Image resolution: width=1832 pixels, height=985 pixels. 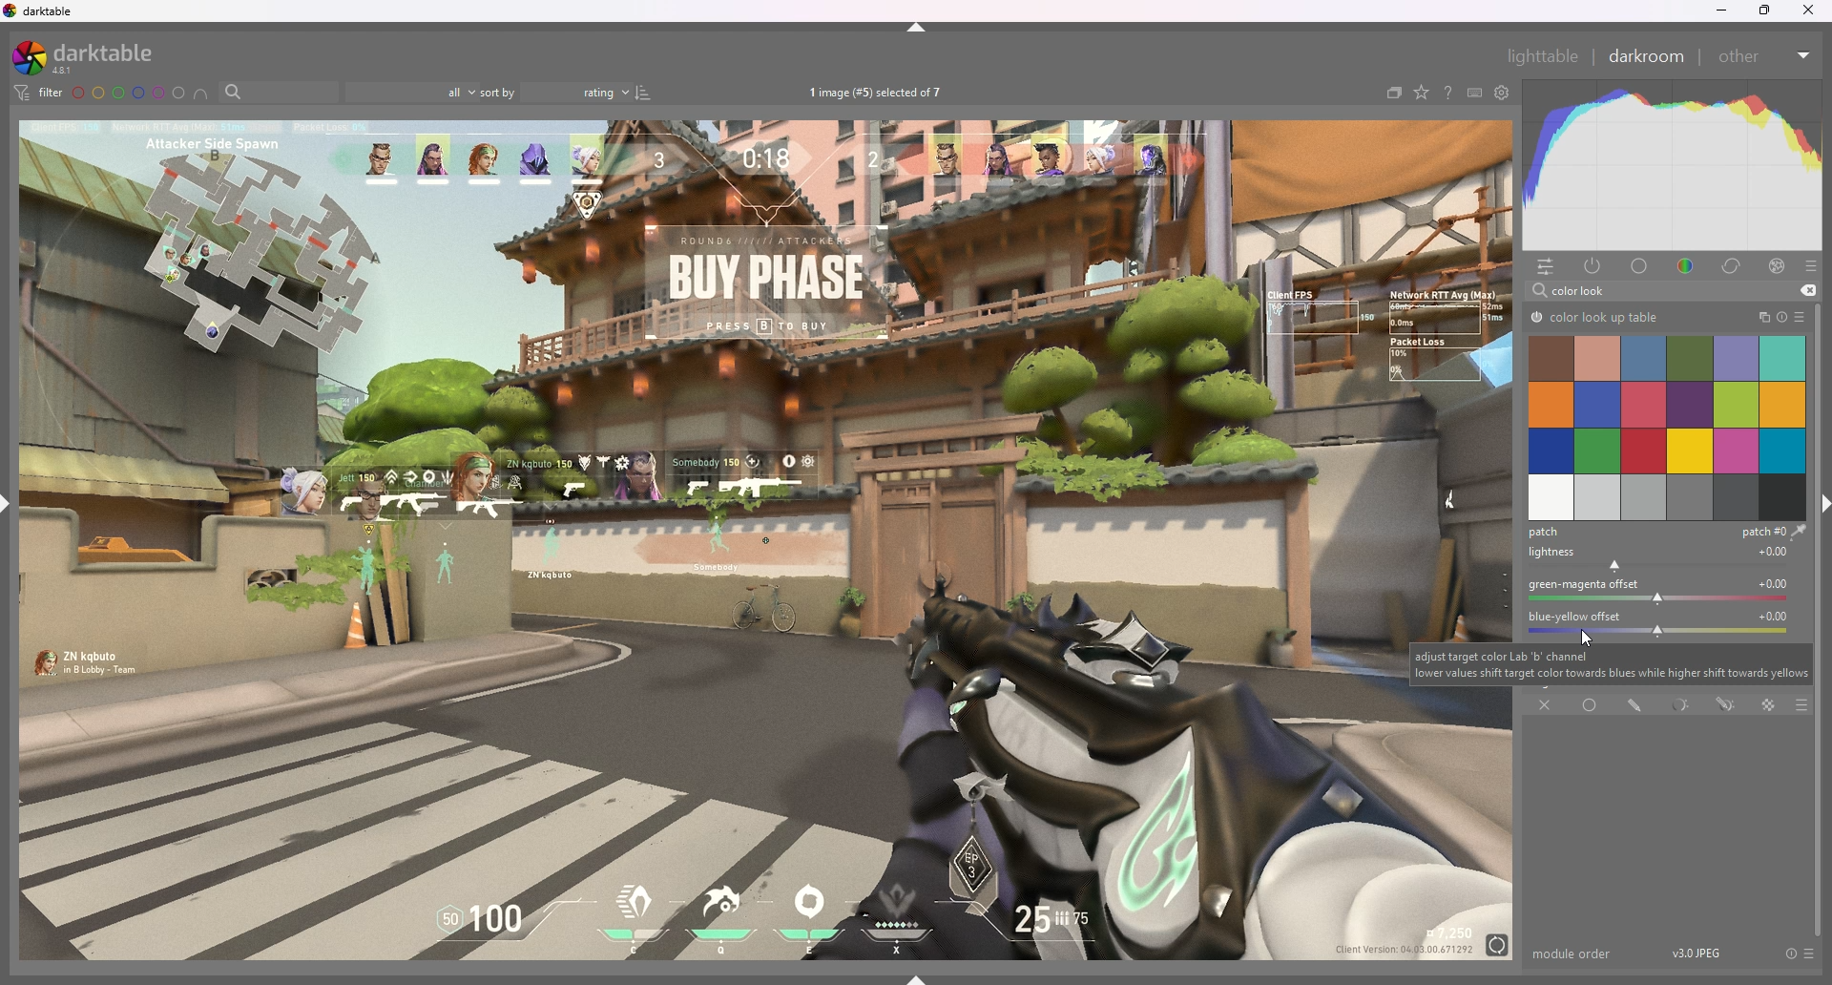 I want to click on close, so click(x=1808, y=10).